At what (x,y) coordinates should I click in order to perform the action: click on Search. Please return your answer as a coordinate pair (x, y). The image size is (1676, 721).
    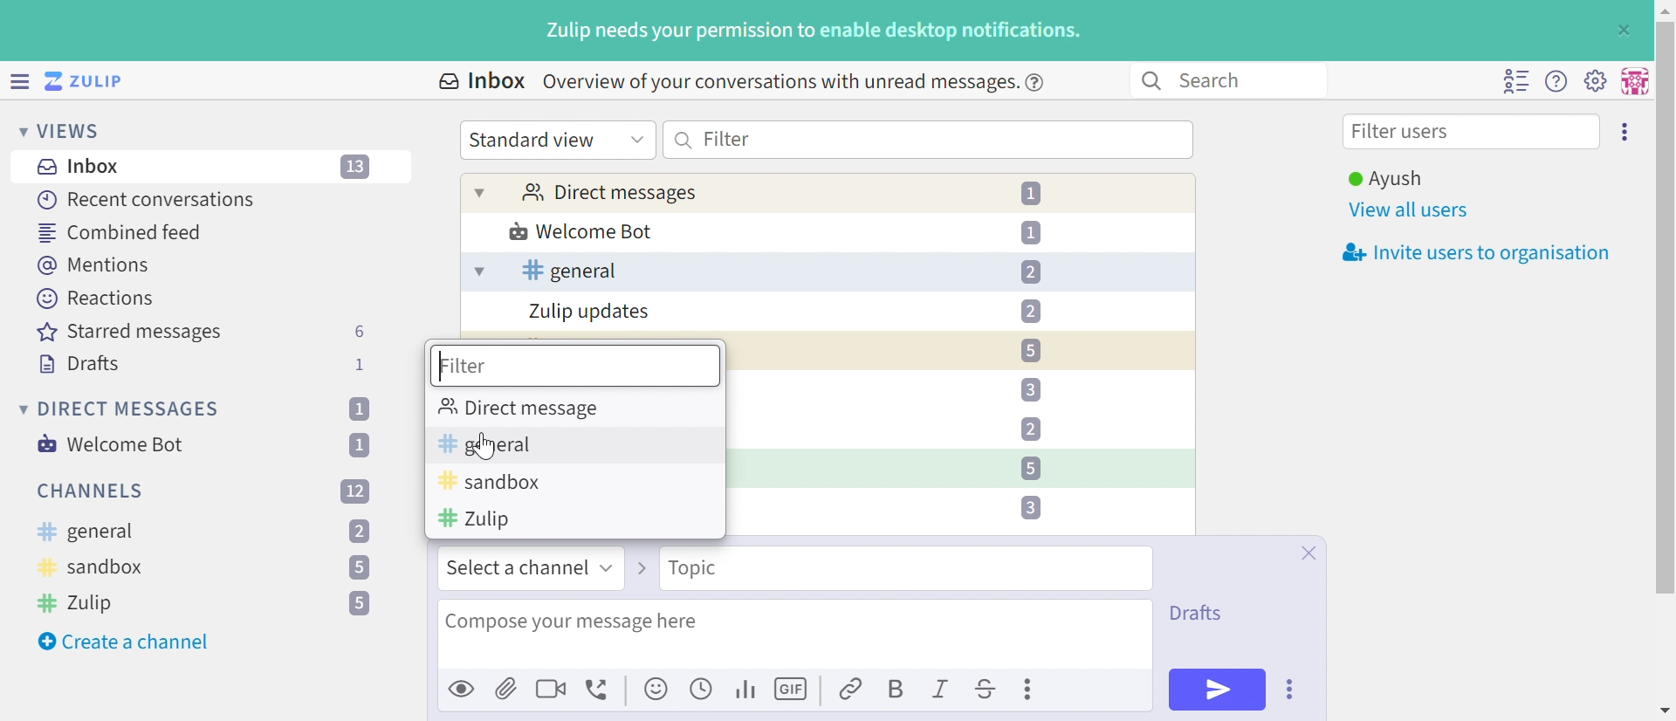
    Looking at the image, I should click on (1219, 79).